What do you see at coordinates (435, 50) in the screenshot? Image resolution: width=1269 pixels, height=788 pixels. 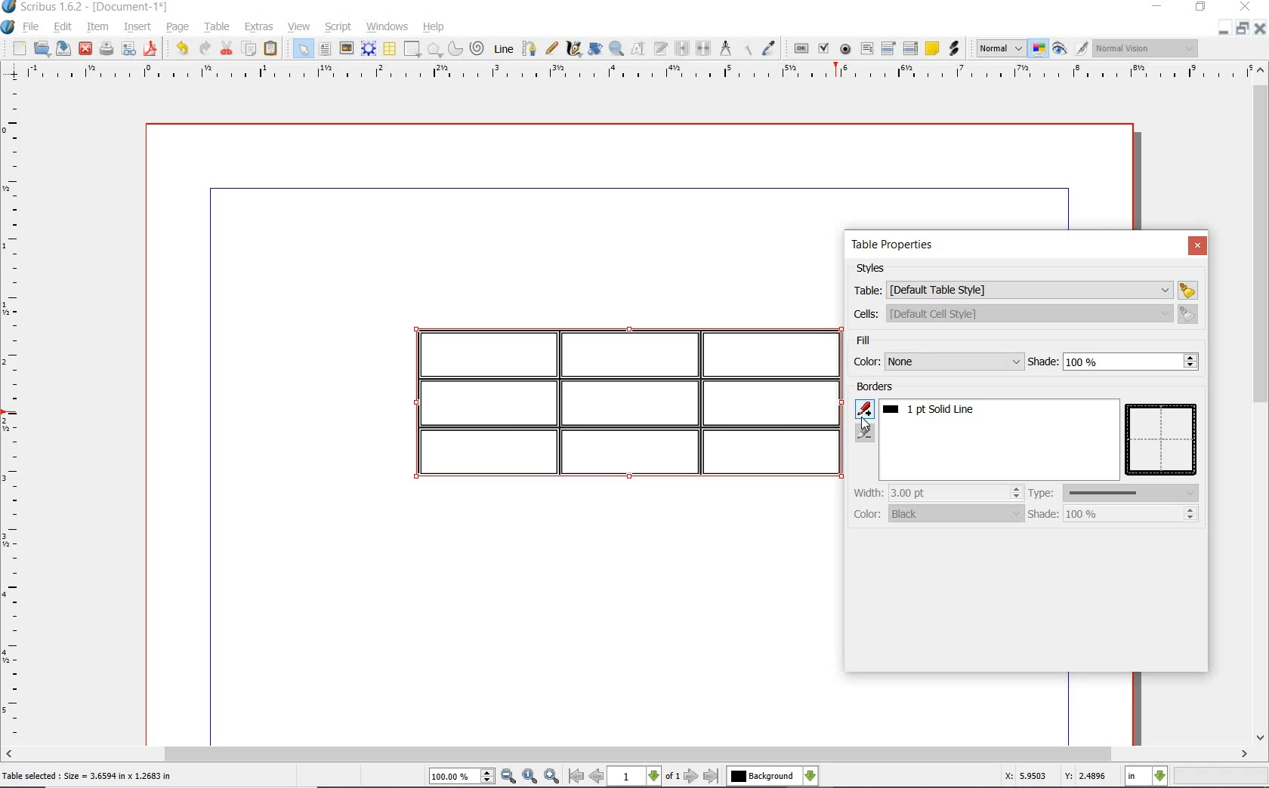 I see `polygon` at bounding box center [435, 50].